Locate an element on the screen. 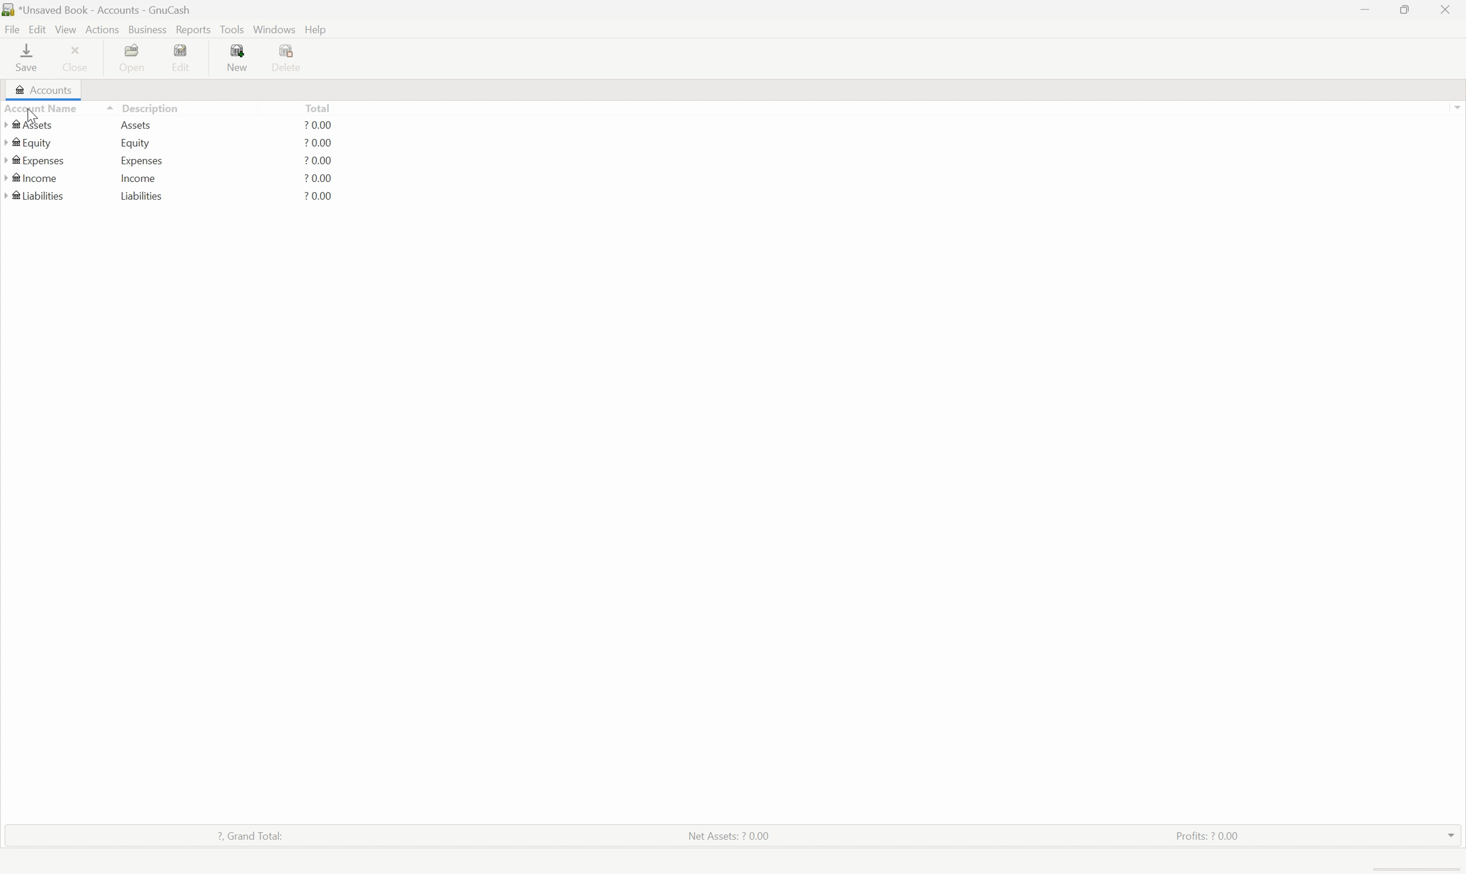  Equity is located at coordinates (137, 142).